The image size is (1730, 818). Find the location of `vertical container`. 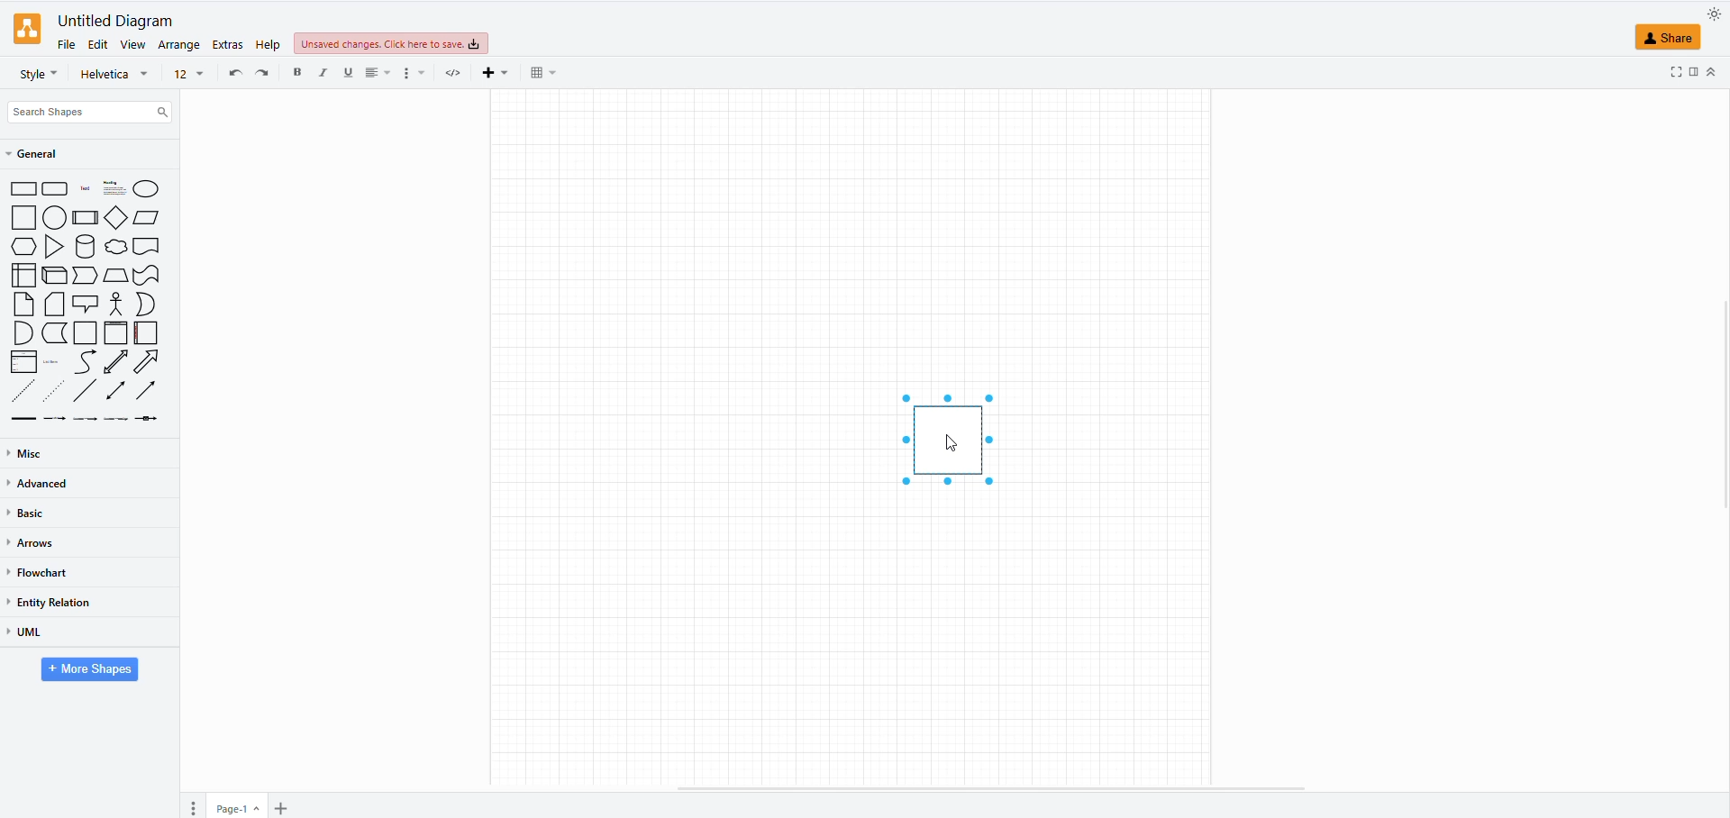

vertical container is located at coordinates (117, 332).